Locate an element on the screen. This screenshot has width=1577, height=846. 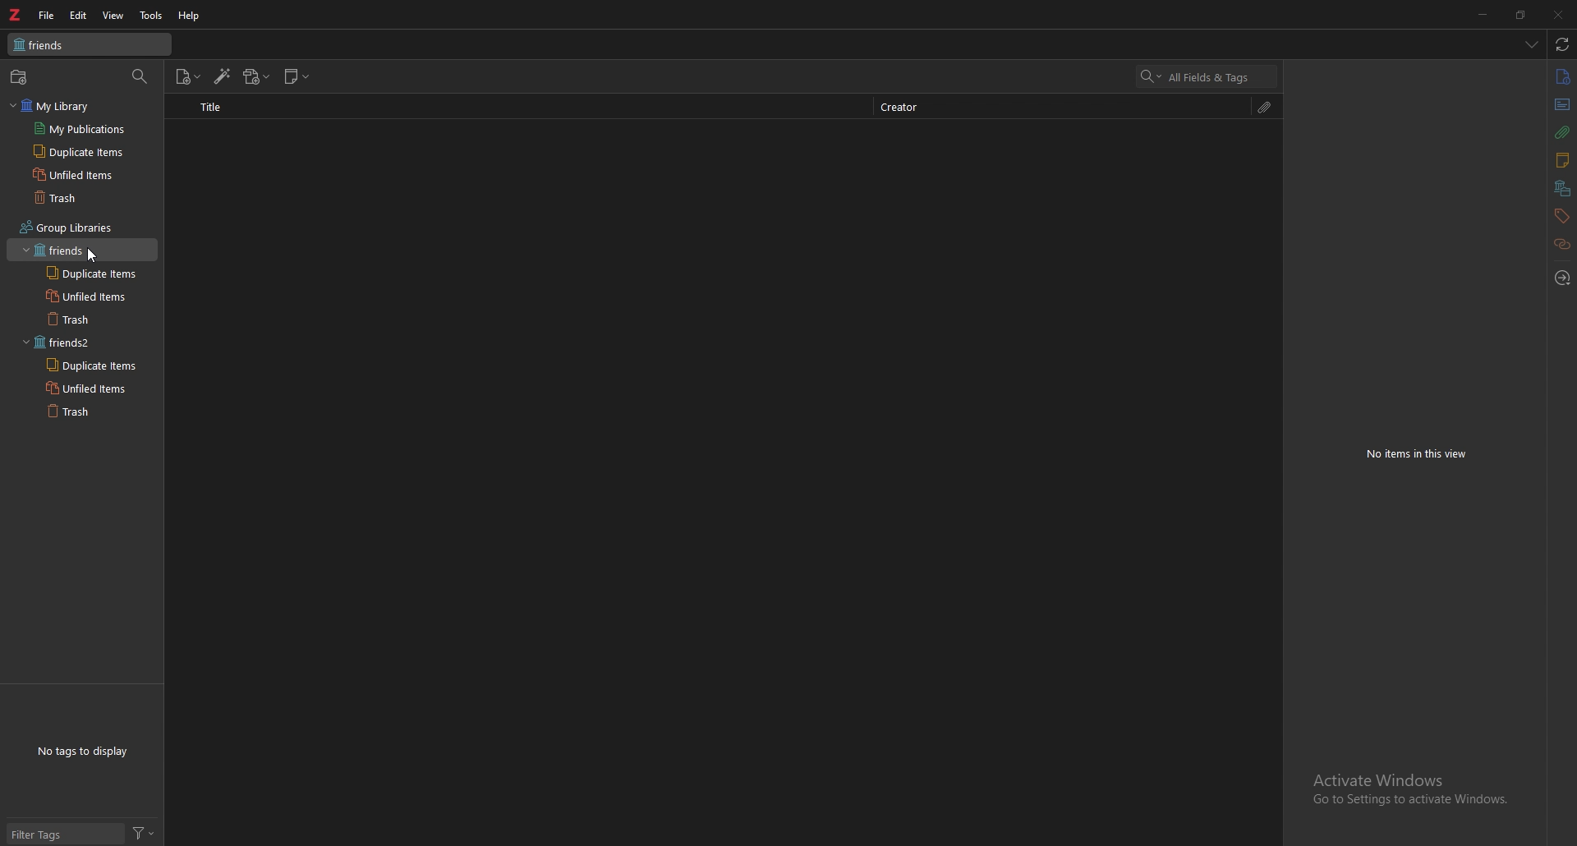
No items in this view is located at coordinates (1421, 453).